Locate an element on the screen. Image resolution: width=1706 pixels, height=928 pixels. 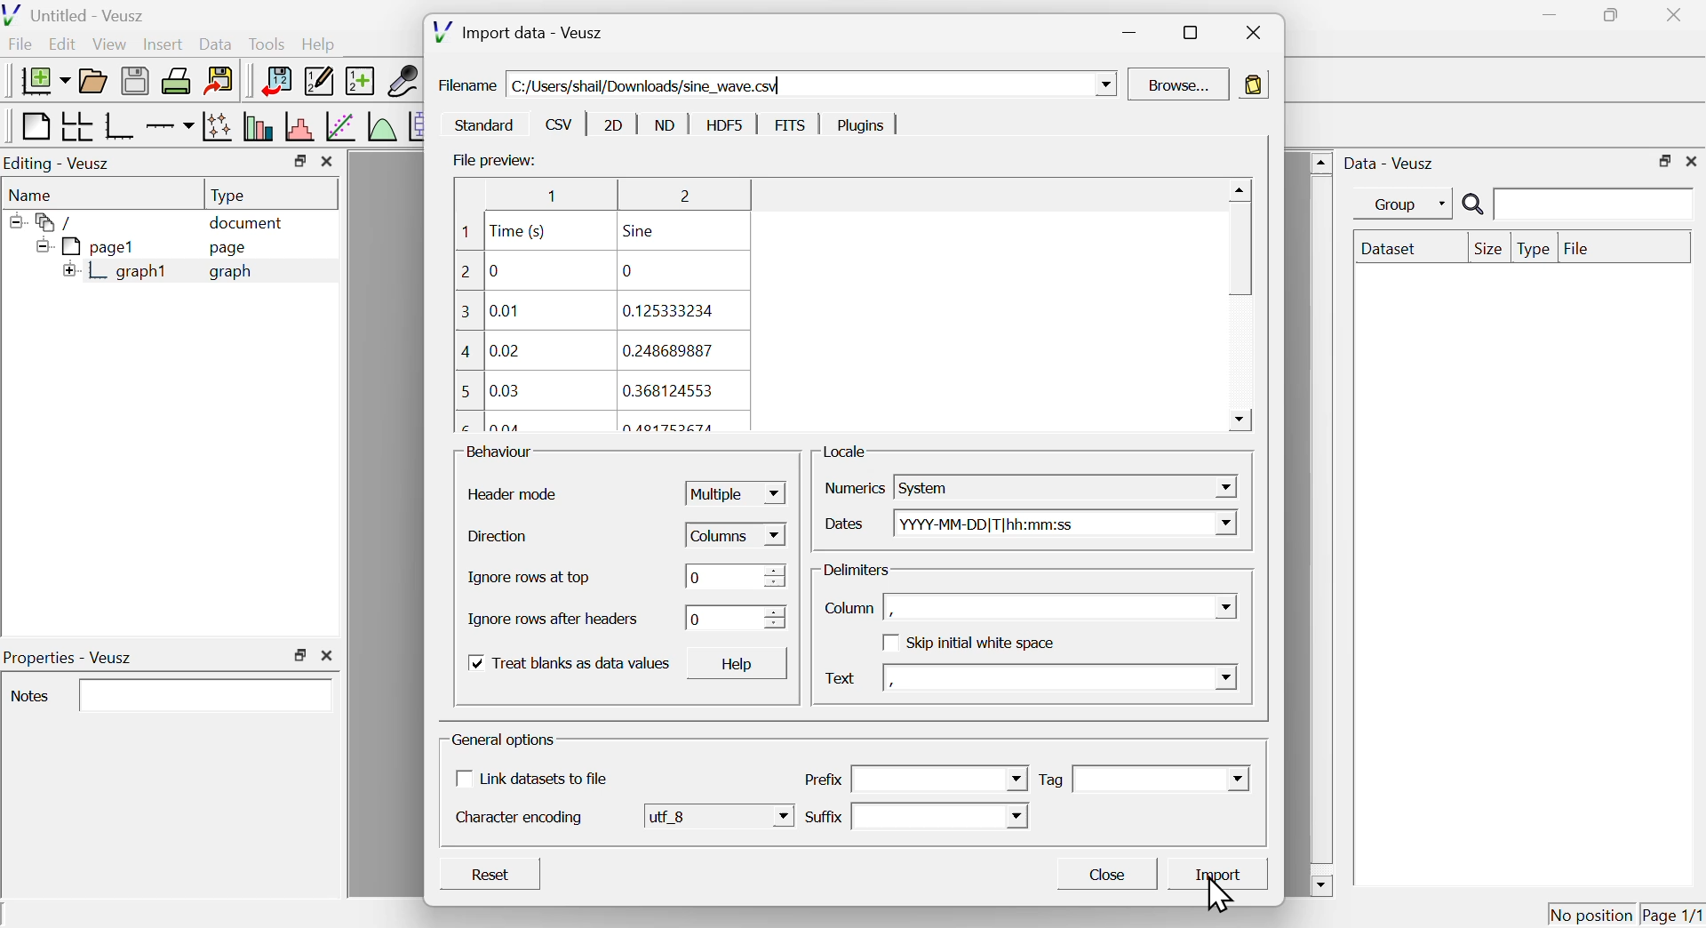
1 is located at coordinates (545, 196).